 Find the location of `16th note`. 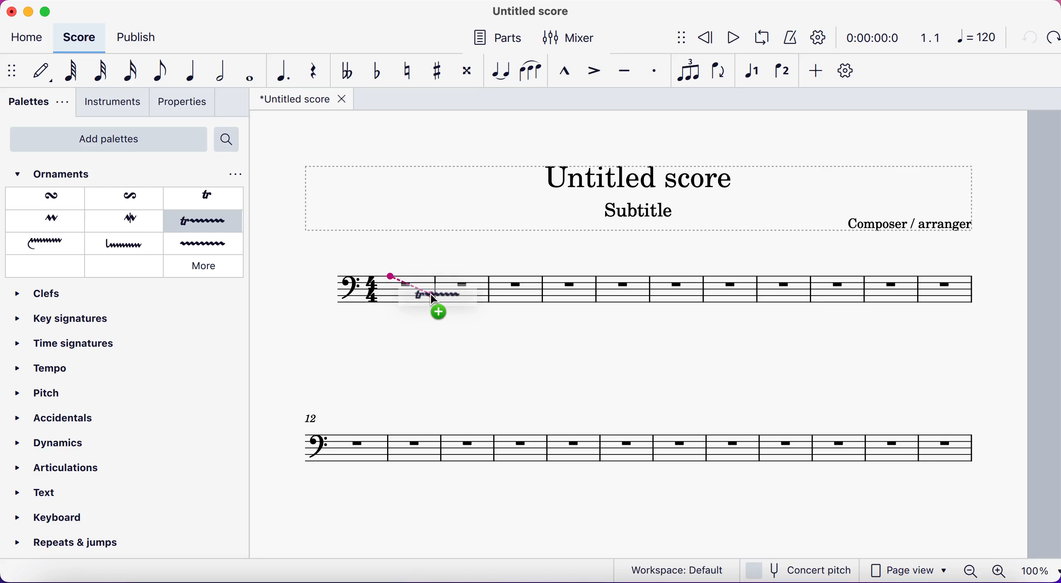

16th note is located at coordinates (128, 72).